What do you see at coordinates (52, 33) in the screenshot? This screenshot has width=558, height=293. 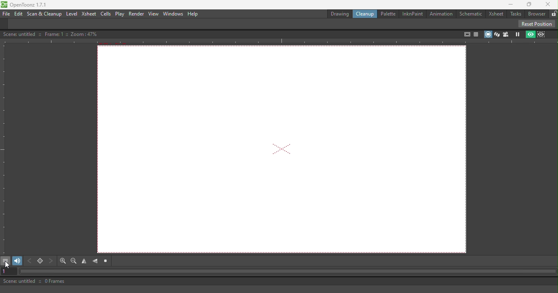 I see `Canvas details` at bounding box center [52, 33].